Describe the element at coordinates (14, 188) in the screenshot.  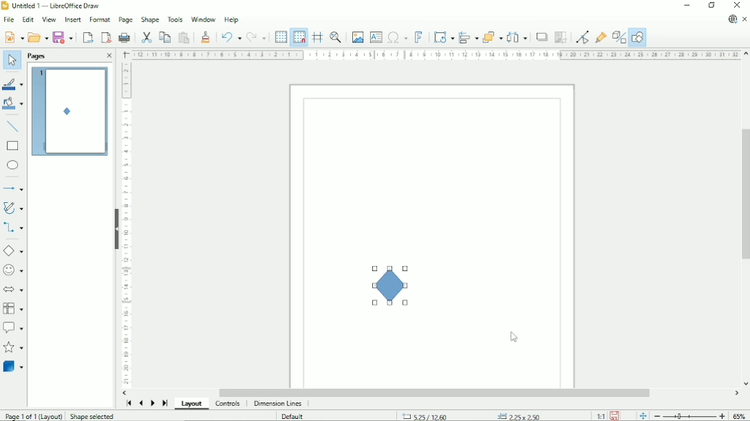
I see `Lines and arrows` at that location.